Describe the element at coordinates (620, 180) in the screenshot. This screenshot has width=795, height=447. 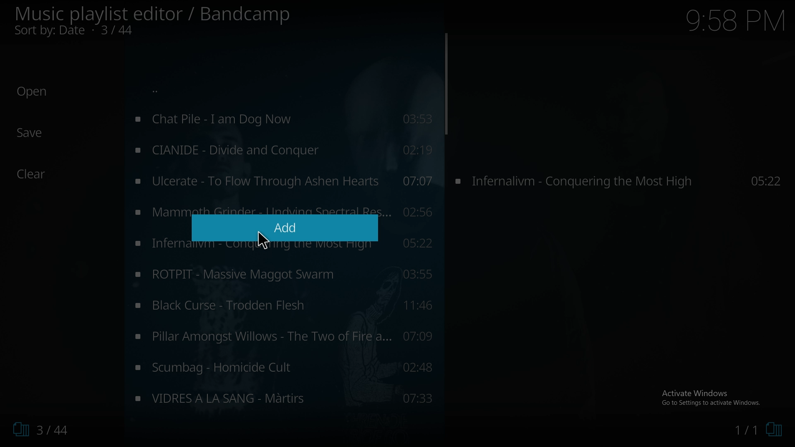
I see `Infernalivm - Conquering the Most High 05:22` at that location.